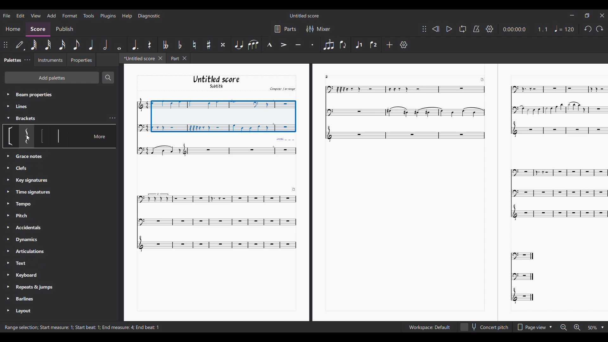  What do you see at coordinates (429, 327) in the screenshot?
I see `Workspace setting` at bounding box center [429, 327].